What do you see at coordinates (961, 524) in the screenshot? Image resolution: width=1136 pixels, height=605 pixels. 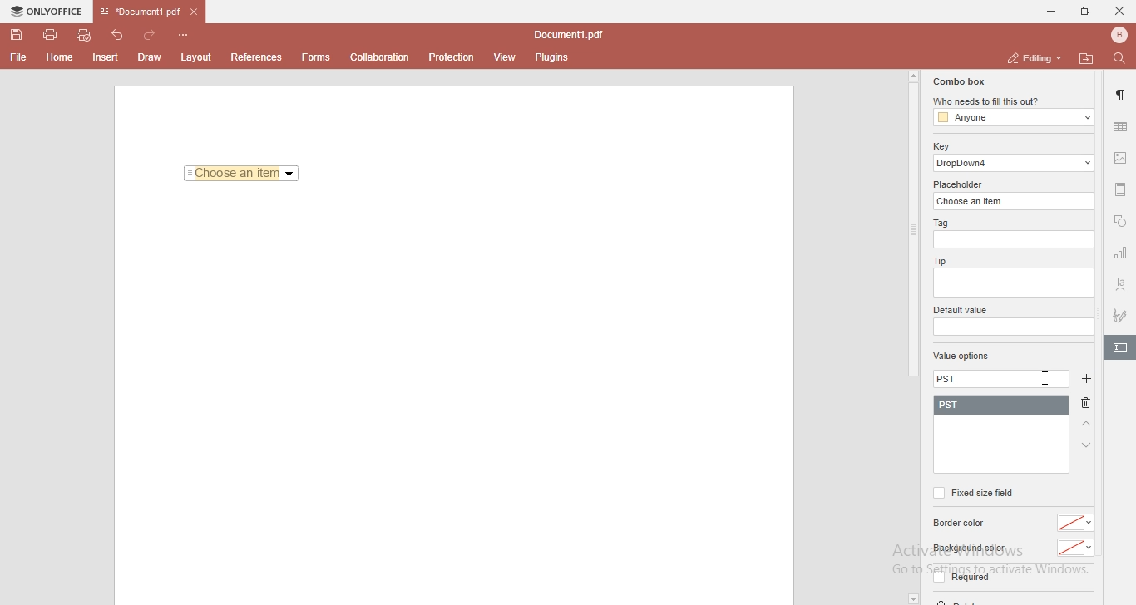 I see `border color` at bounding box center [961, 524].